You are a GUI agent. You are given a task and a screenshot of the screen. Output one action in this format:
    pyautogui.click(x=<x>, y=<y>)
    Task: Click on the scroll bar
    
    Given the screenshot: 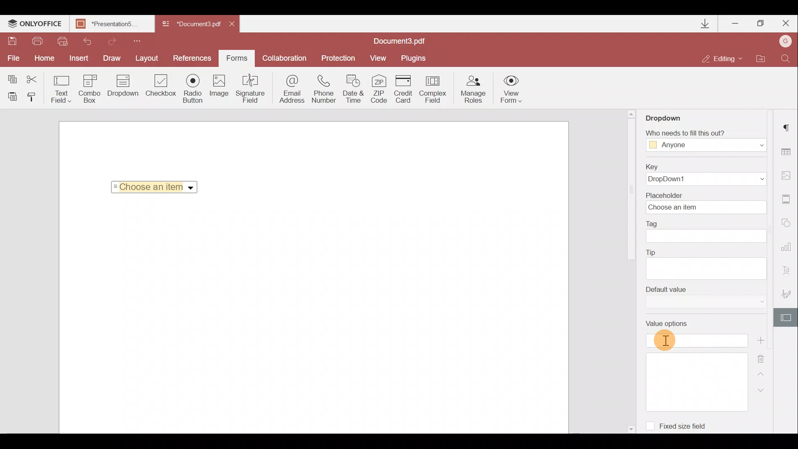 What is the action you would take?
    pyautogui.click(x=627, y=186)
    